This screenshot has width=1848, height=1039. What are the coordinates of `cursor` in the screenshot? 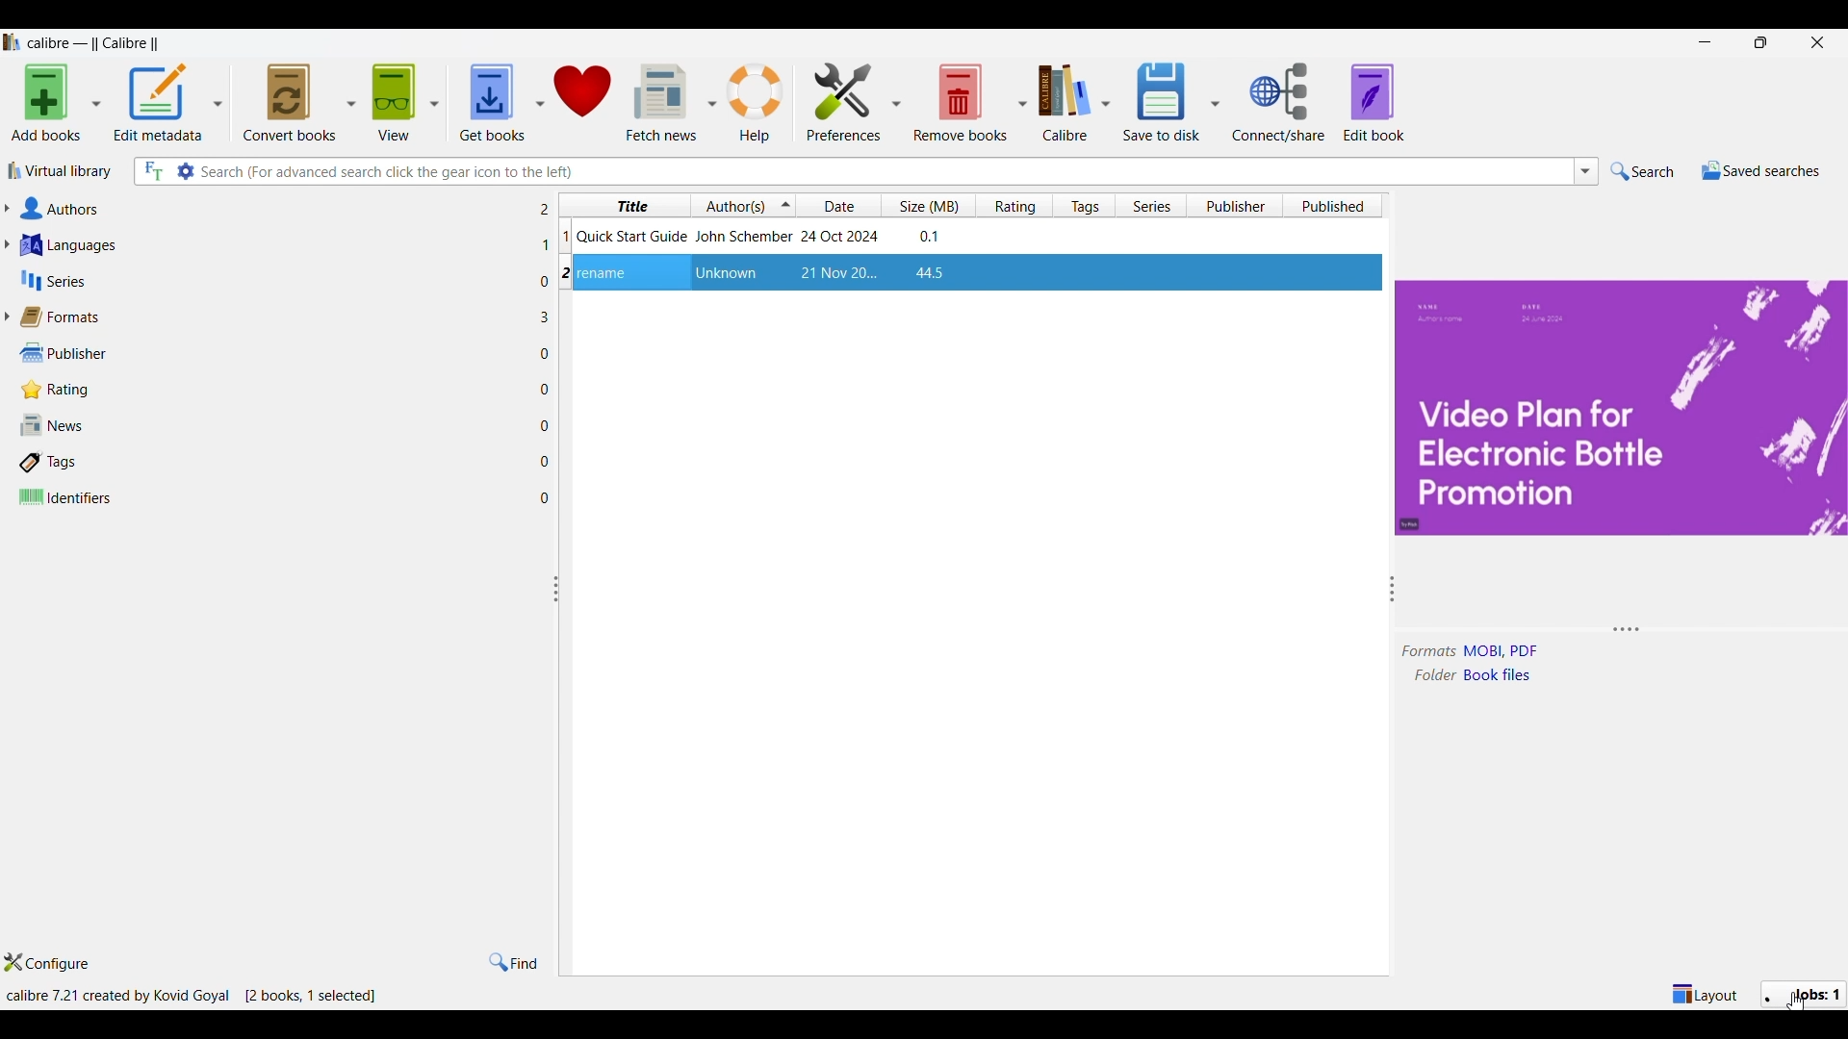 It's located at (1792, 1003).